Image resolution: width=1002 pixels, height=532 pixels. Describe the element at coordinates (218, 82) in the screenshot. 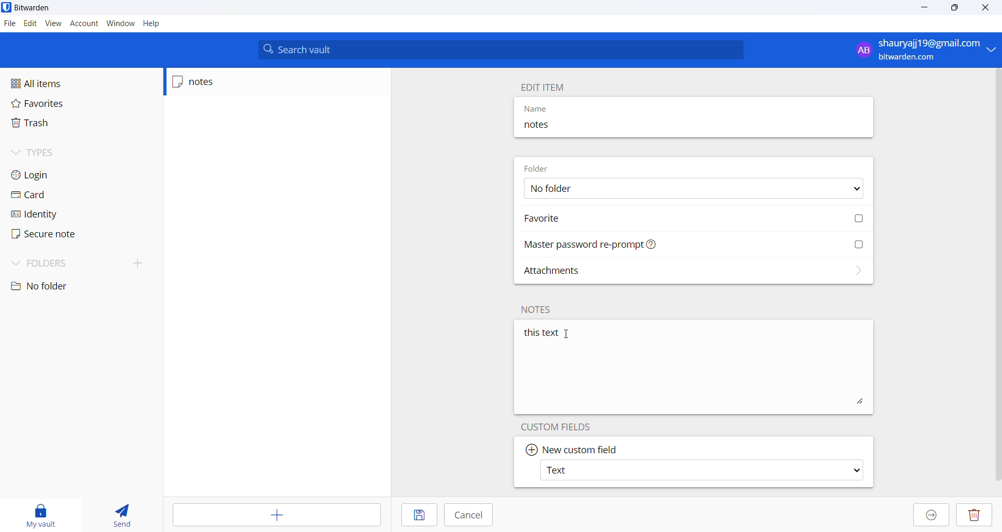

I see `notes` at that location.